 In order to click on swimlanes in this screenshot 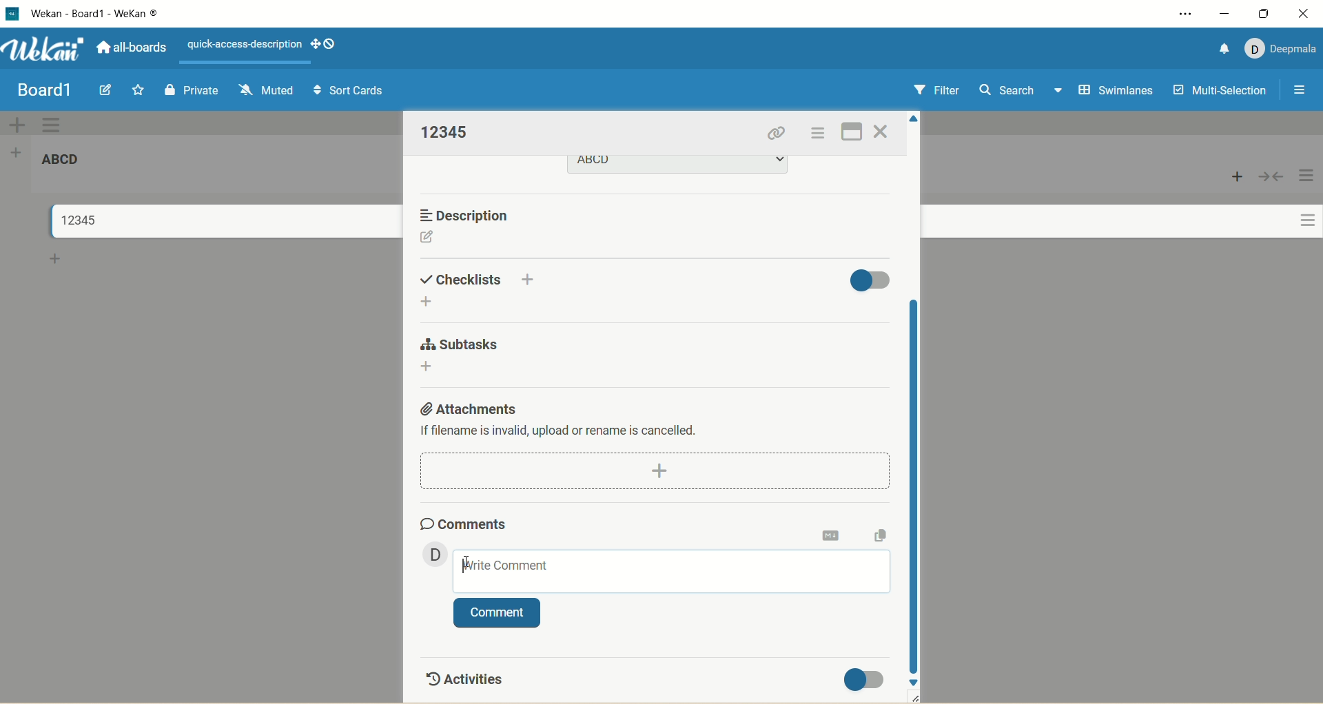, I will do `click(1118, 92)`.